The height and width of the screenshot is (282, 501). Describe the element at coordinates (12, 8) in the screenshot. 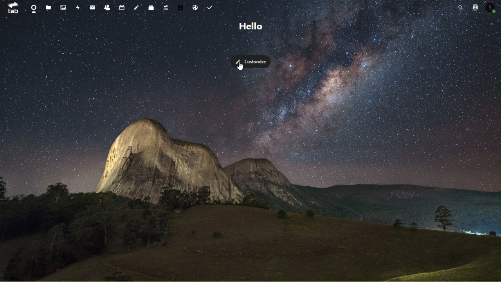

I see `tab` at that location.